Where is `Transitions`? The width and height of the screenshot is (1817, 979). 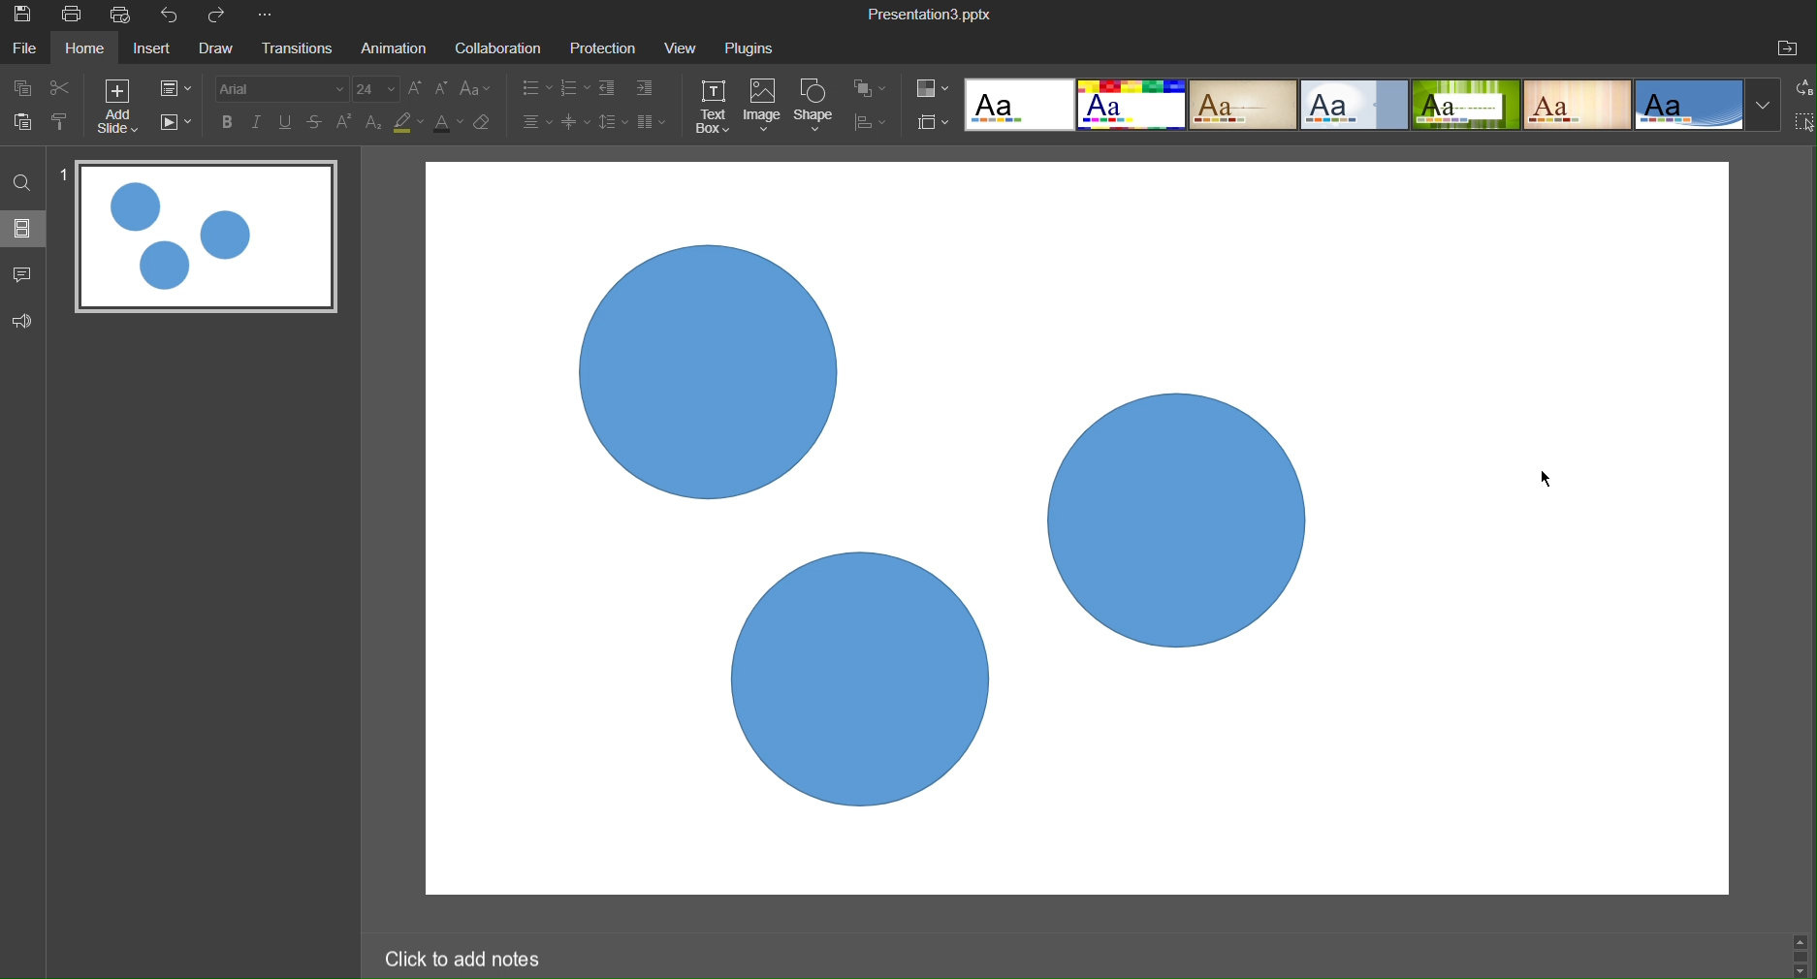 Transitions is located at coordinates (300, 50).